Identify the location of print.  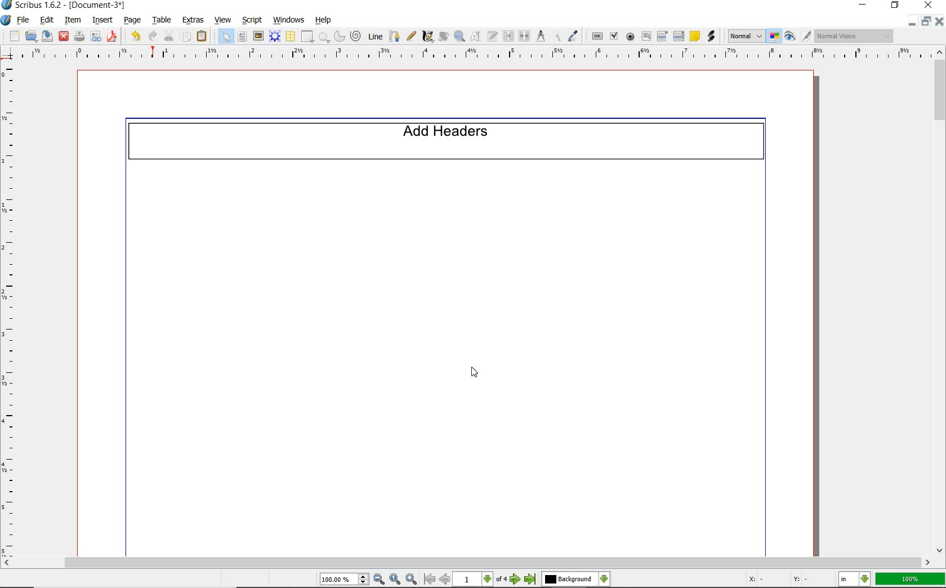
(80, 37).